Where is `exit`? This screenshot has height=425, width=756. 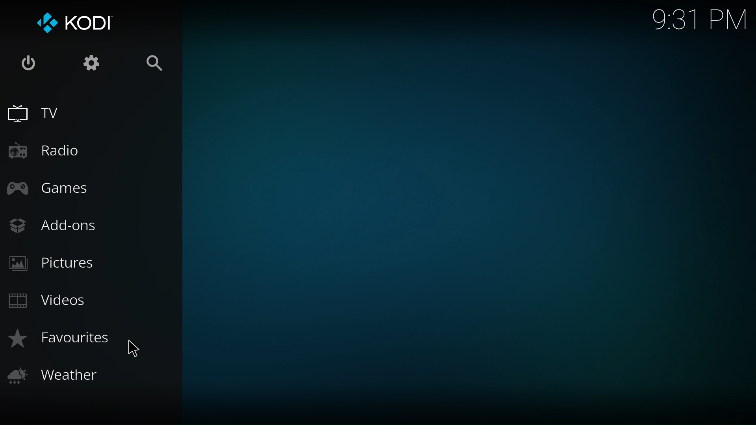
exit is located at coordinates (31, 65).